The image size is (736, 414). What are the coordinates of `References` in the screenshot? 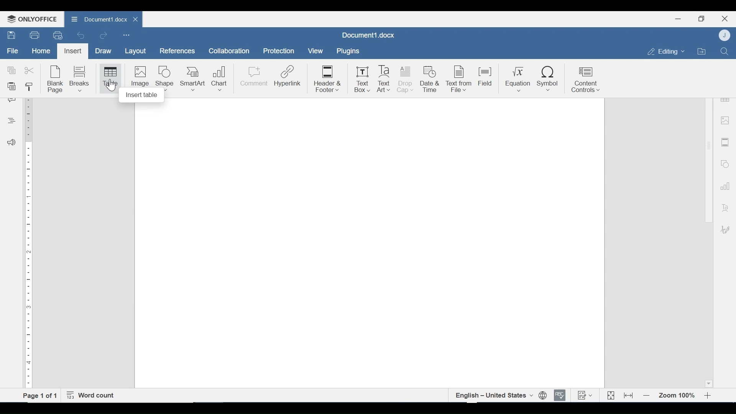 It's located at (176, 51).